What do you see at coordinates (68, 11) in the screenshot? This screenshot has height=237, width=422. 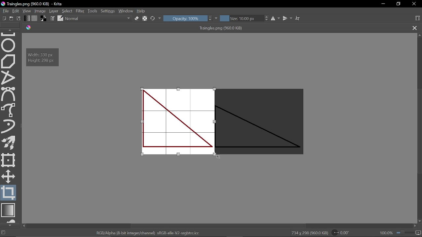 I see `Select` at bounding box center [68, 11].